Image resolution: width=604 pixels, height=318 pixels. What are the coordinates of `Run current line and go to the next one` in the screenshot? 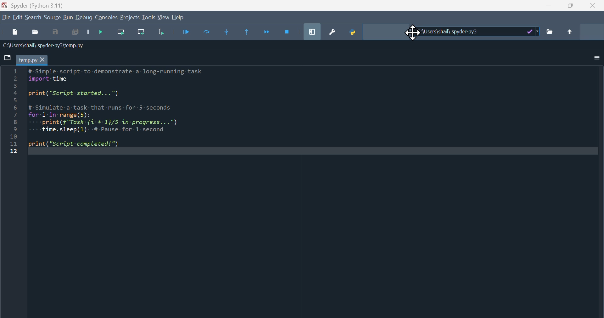 It's located at (142, 33).